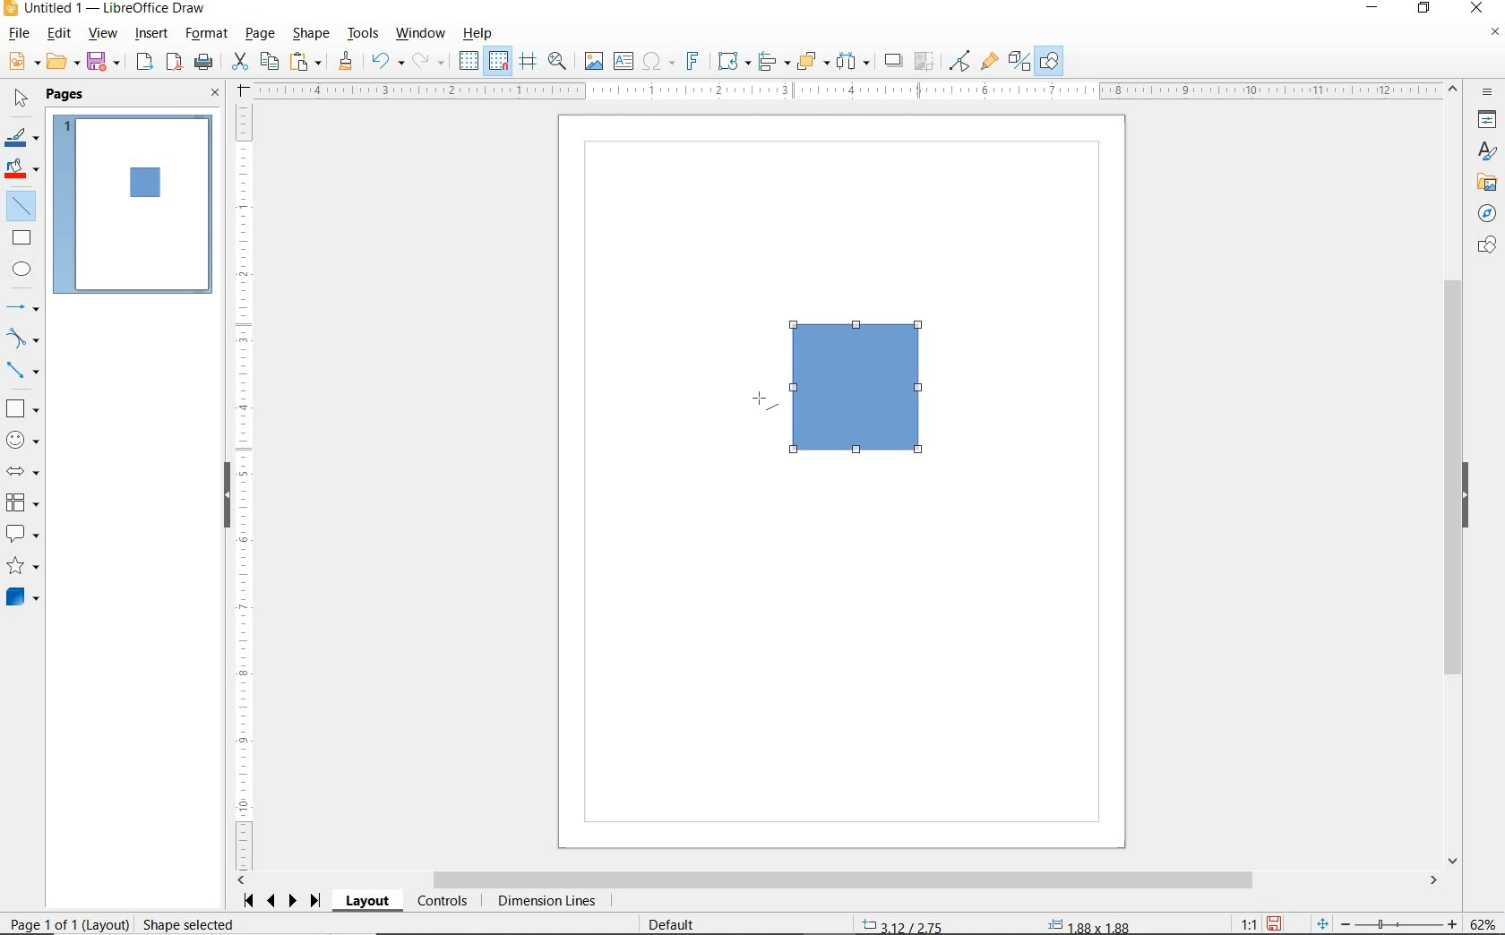 Image resolution: width=1505 pixels, height=935 pixels. Describe the element at coordinates (245, 487) in the screenshot. I see `RULER` at that location.